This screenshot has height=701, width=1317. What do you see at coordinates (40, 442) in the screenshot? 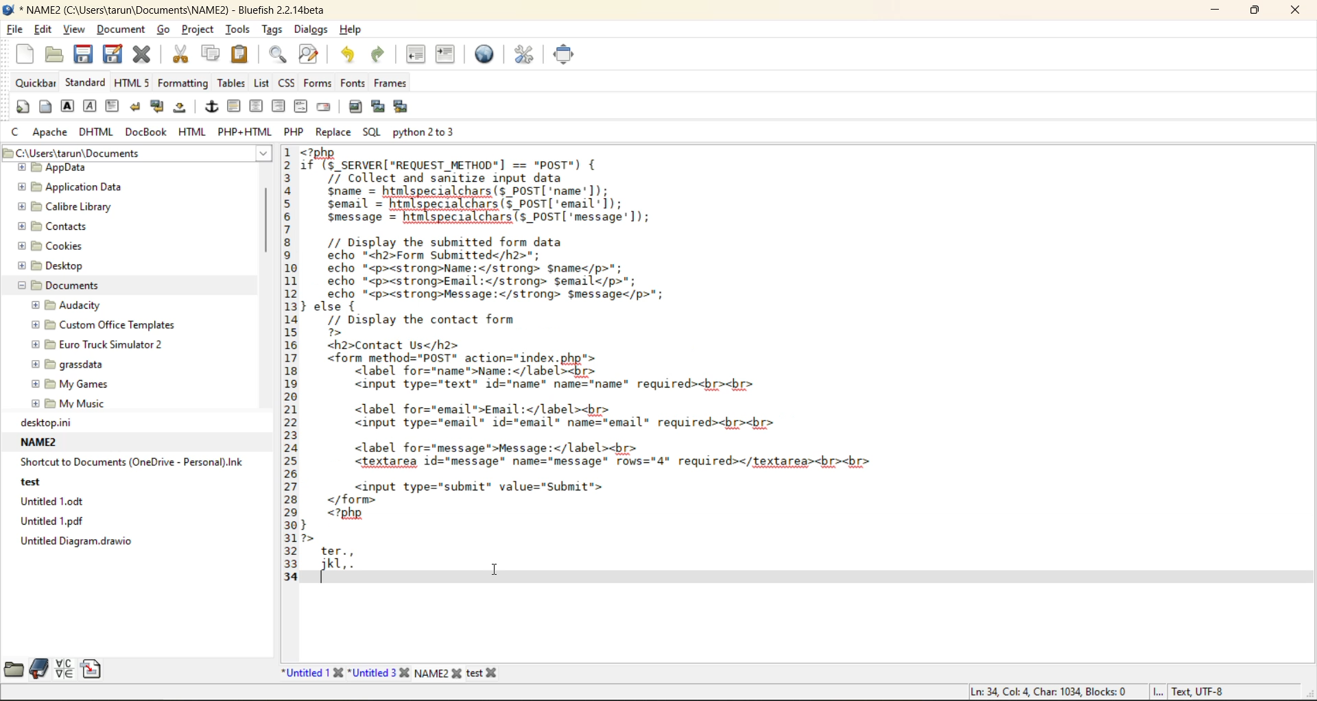
I see `NAME2` at bounding box center [40, 442].